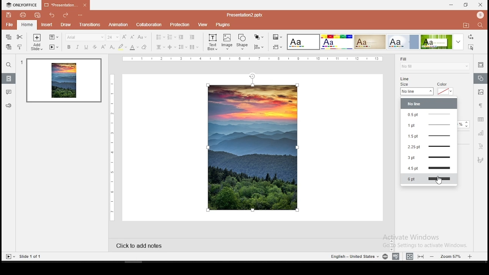 The image size is (489, 275). Describe the element at coordinates (113, 146) in the screenshot. I see `vertical scale` at that location.